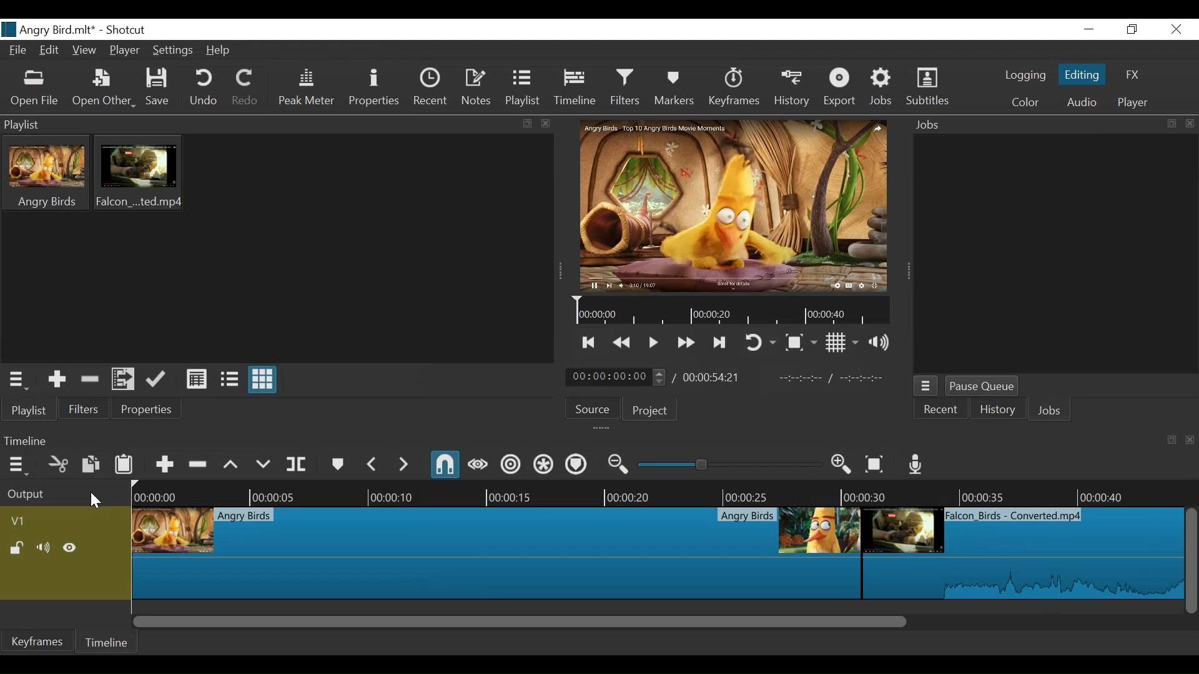 This screenshot has height=674, width=1199. Describe the element at coordinates (496, 553) in the screenshot. I see `Clip` at that location.